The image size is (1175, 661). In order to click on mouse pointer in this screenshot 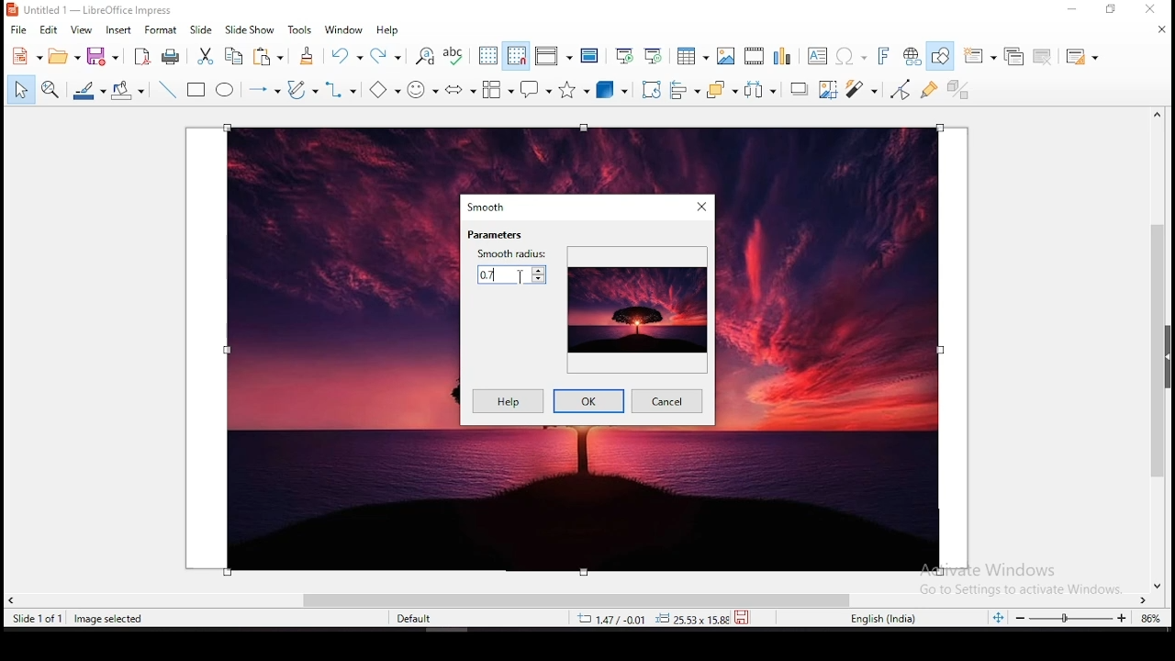, I will do `click(523, 276)`.